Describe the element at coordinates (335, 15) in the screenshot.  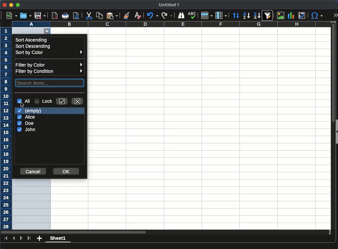
I see `expand` at that location.